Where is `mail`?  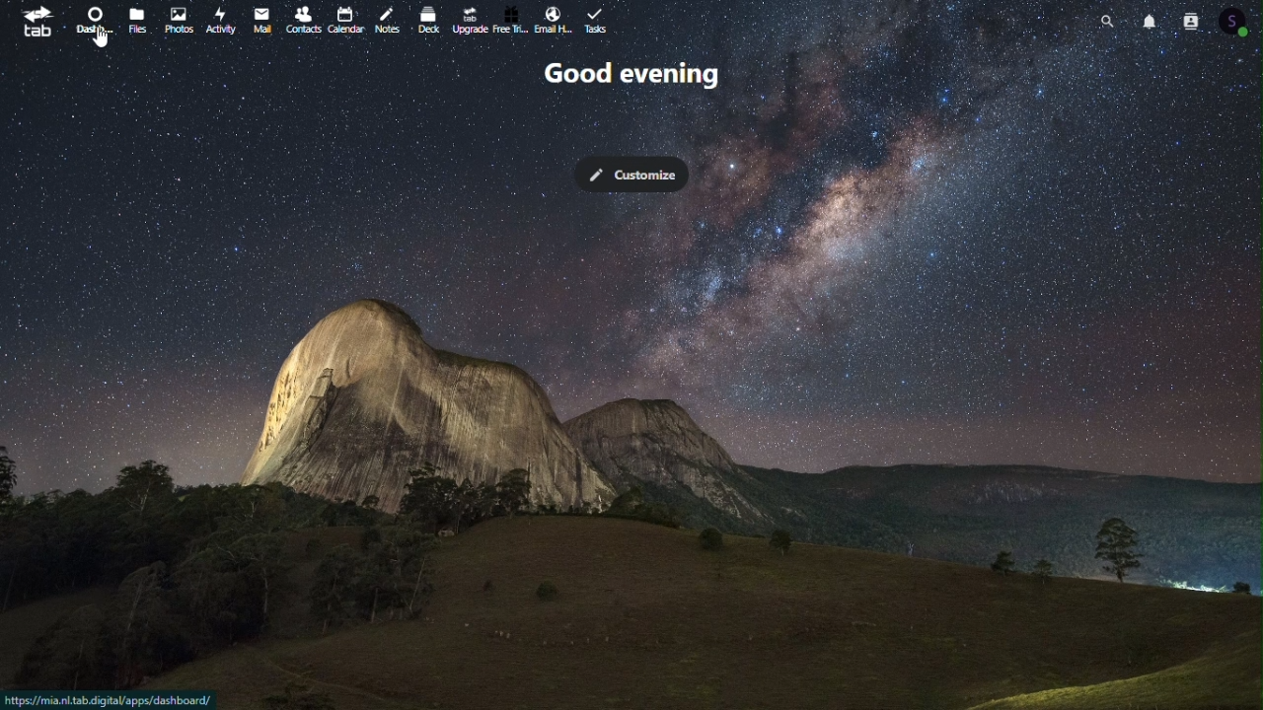
mail is located at coordinates (261, 20).